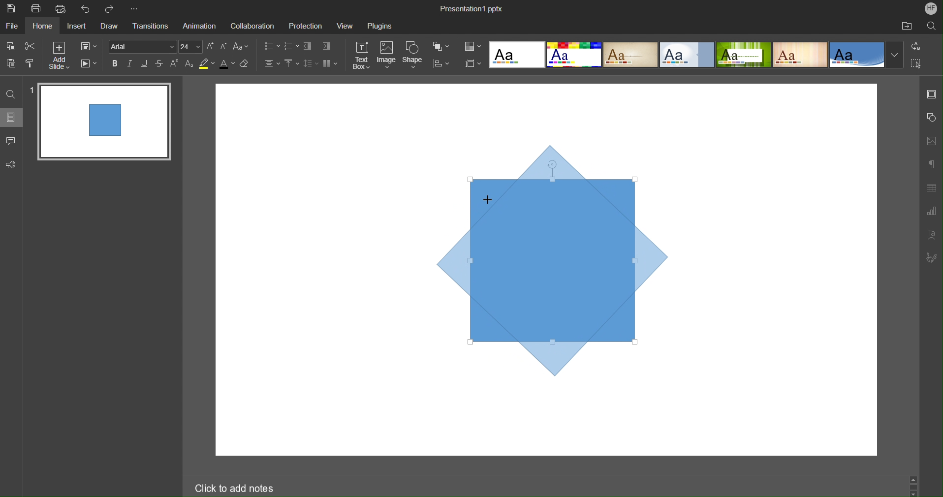  What do you see at coordinates (108, 25) in the screenshot?
I see `Draw` at bounding box center [108, 25].